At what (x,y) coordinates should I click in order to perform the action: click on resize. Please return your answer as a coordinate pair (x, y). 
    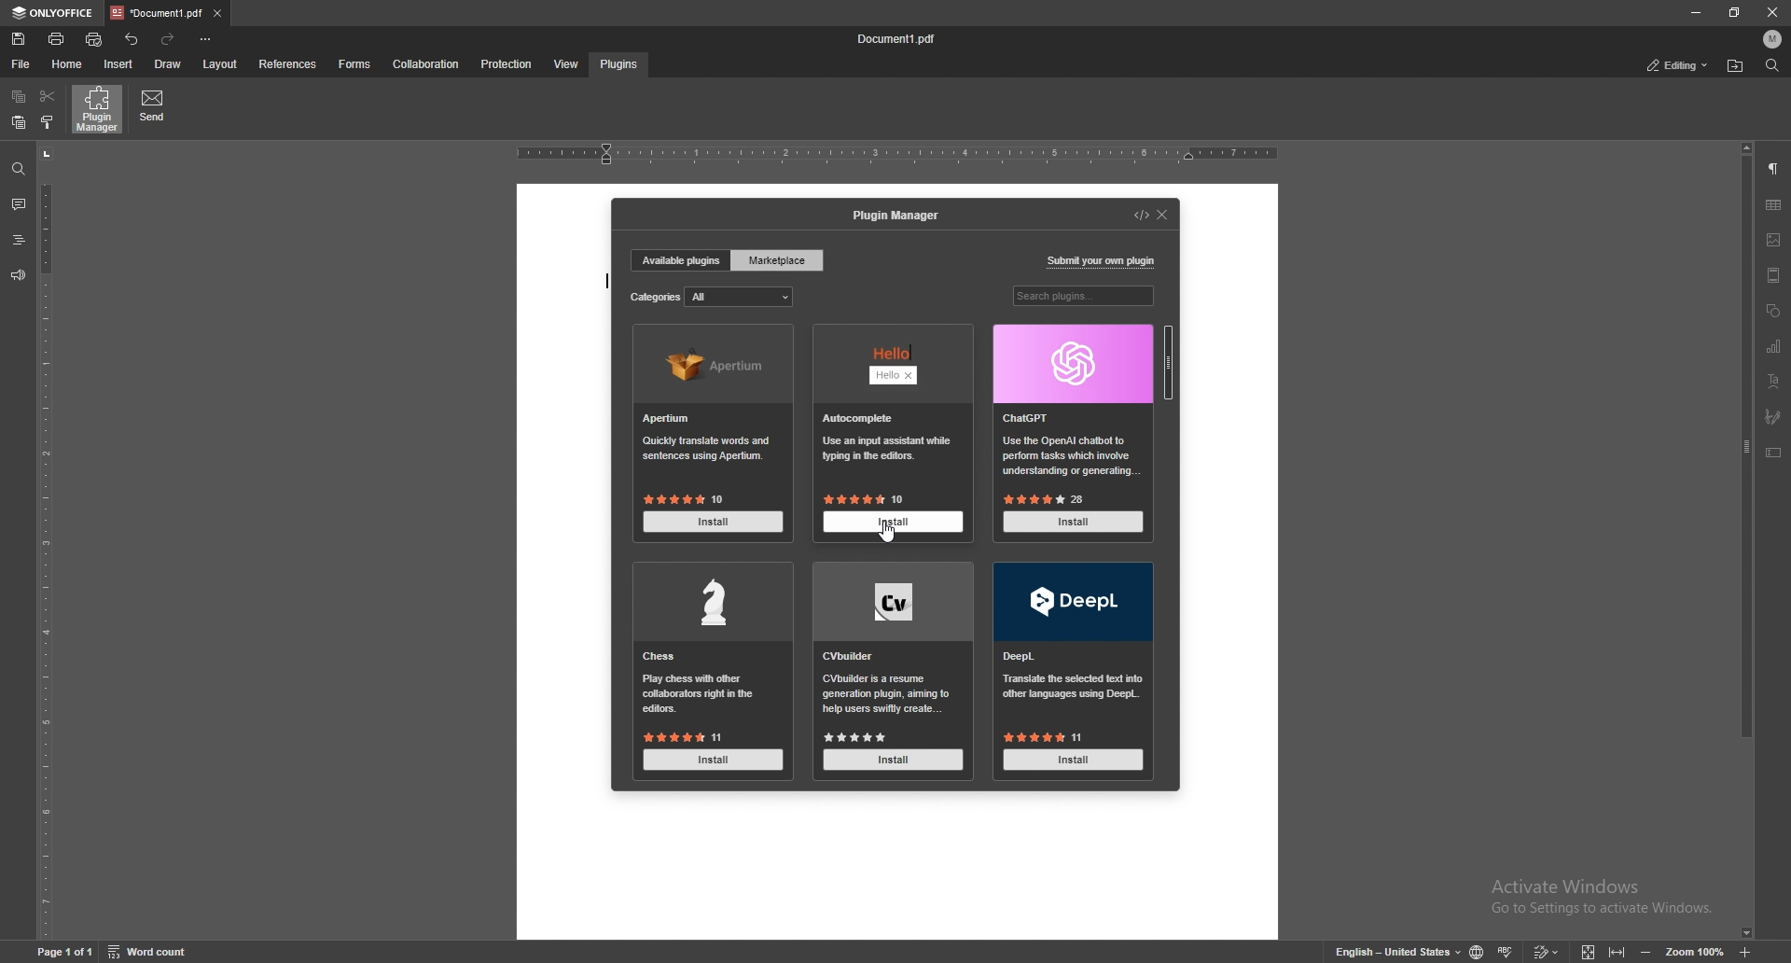
    Looking at the image, I should click on (1734, 12).